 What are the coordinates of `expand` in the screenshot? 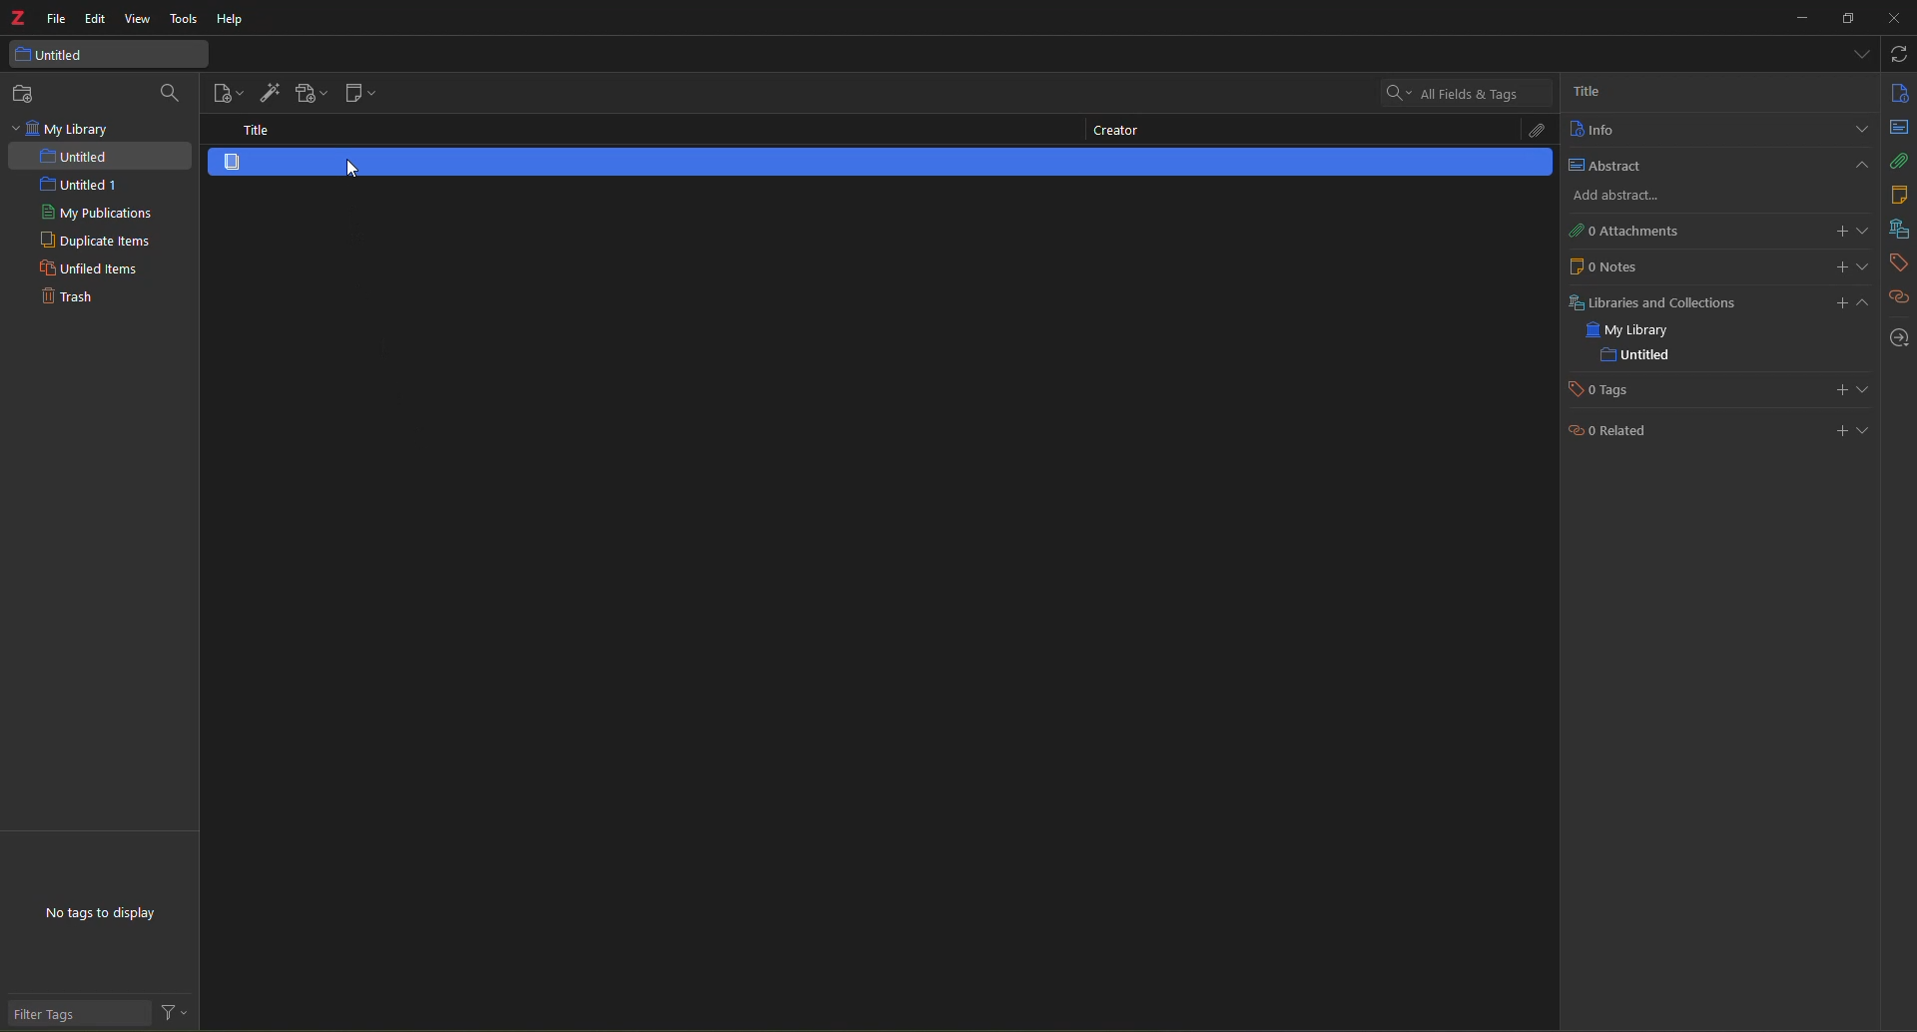 It's located at (1863, 389).